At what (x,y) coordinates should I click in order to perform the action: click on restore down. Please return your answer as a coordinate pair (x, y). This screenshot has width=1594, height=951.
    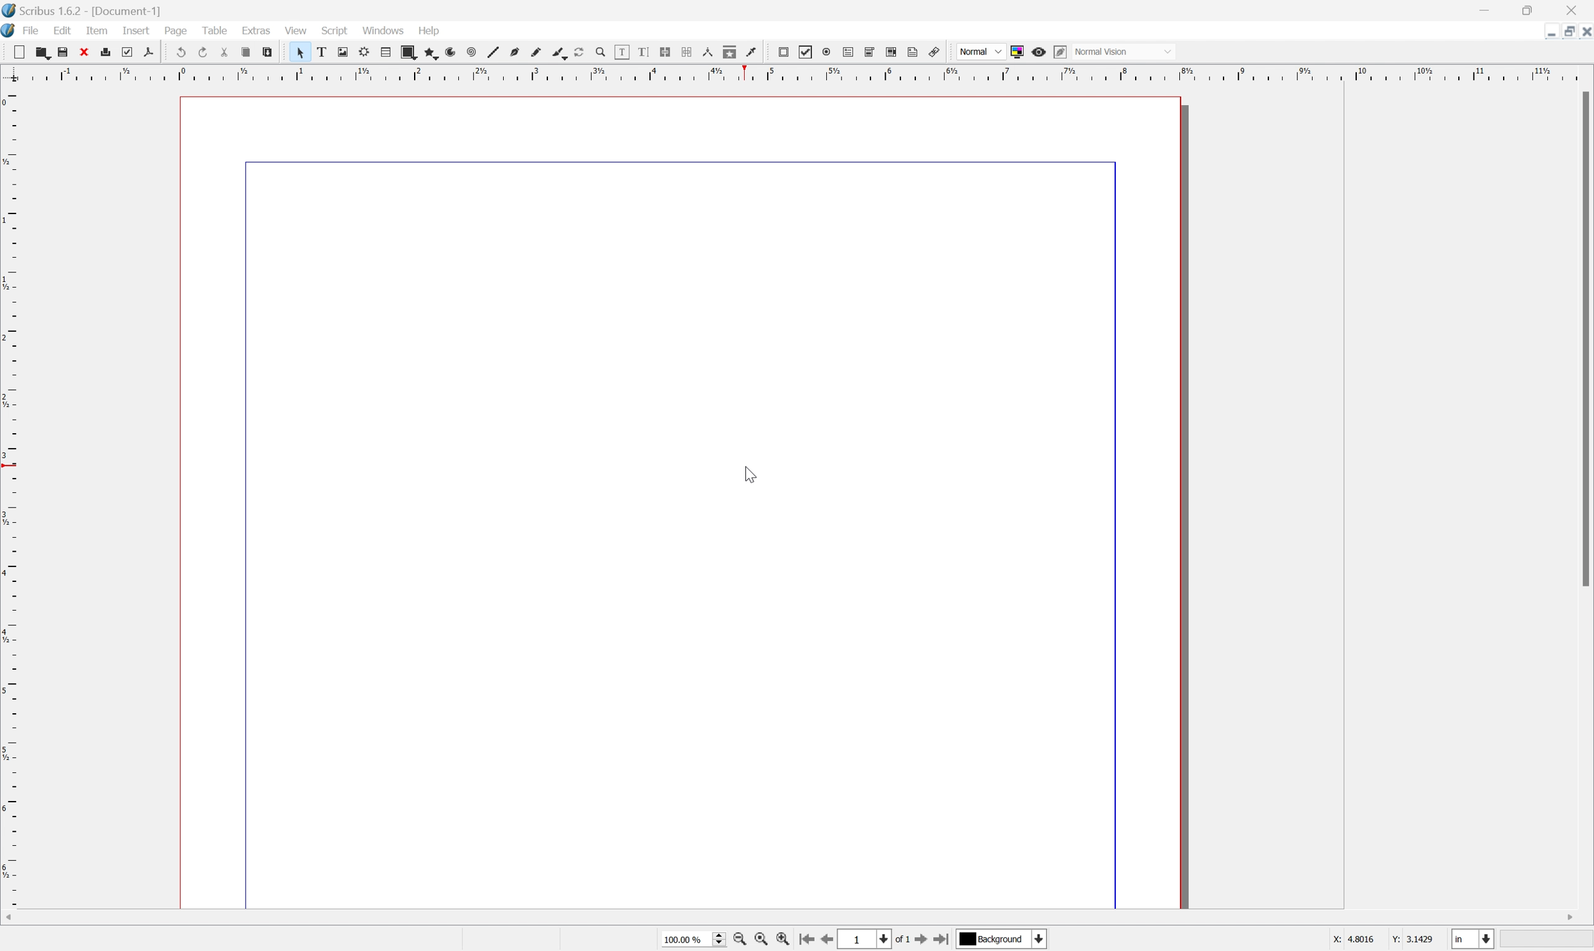
    Looking at the image, I should click on (1564, 31).